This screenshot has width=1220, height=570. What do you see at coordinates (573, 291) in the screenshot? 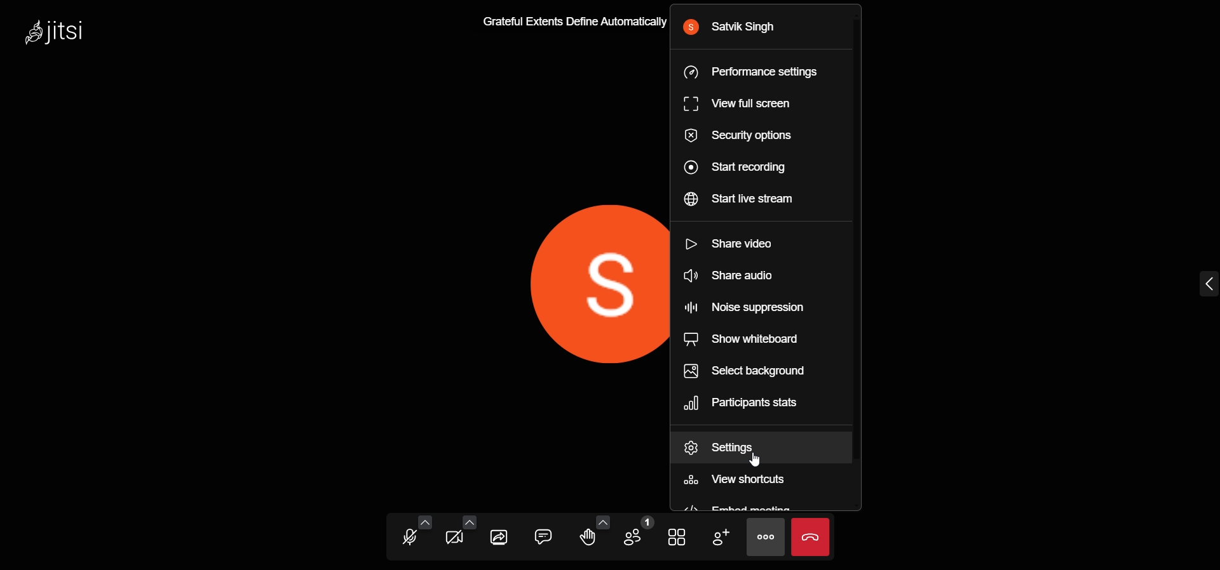
I see `display picture` at bounding box center [573, 291].